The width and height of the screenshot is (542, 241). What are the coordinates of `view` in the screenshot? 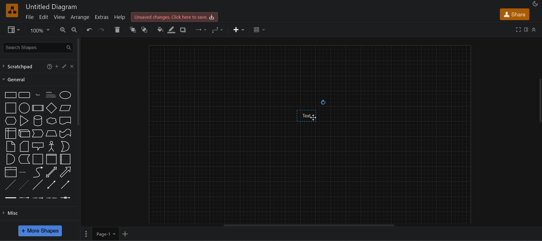 It's located at (60, 17).